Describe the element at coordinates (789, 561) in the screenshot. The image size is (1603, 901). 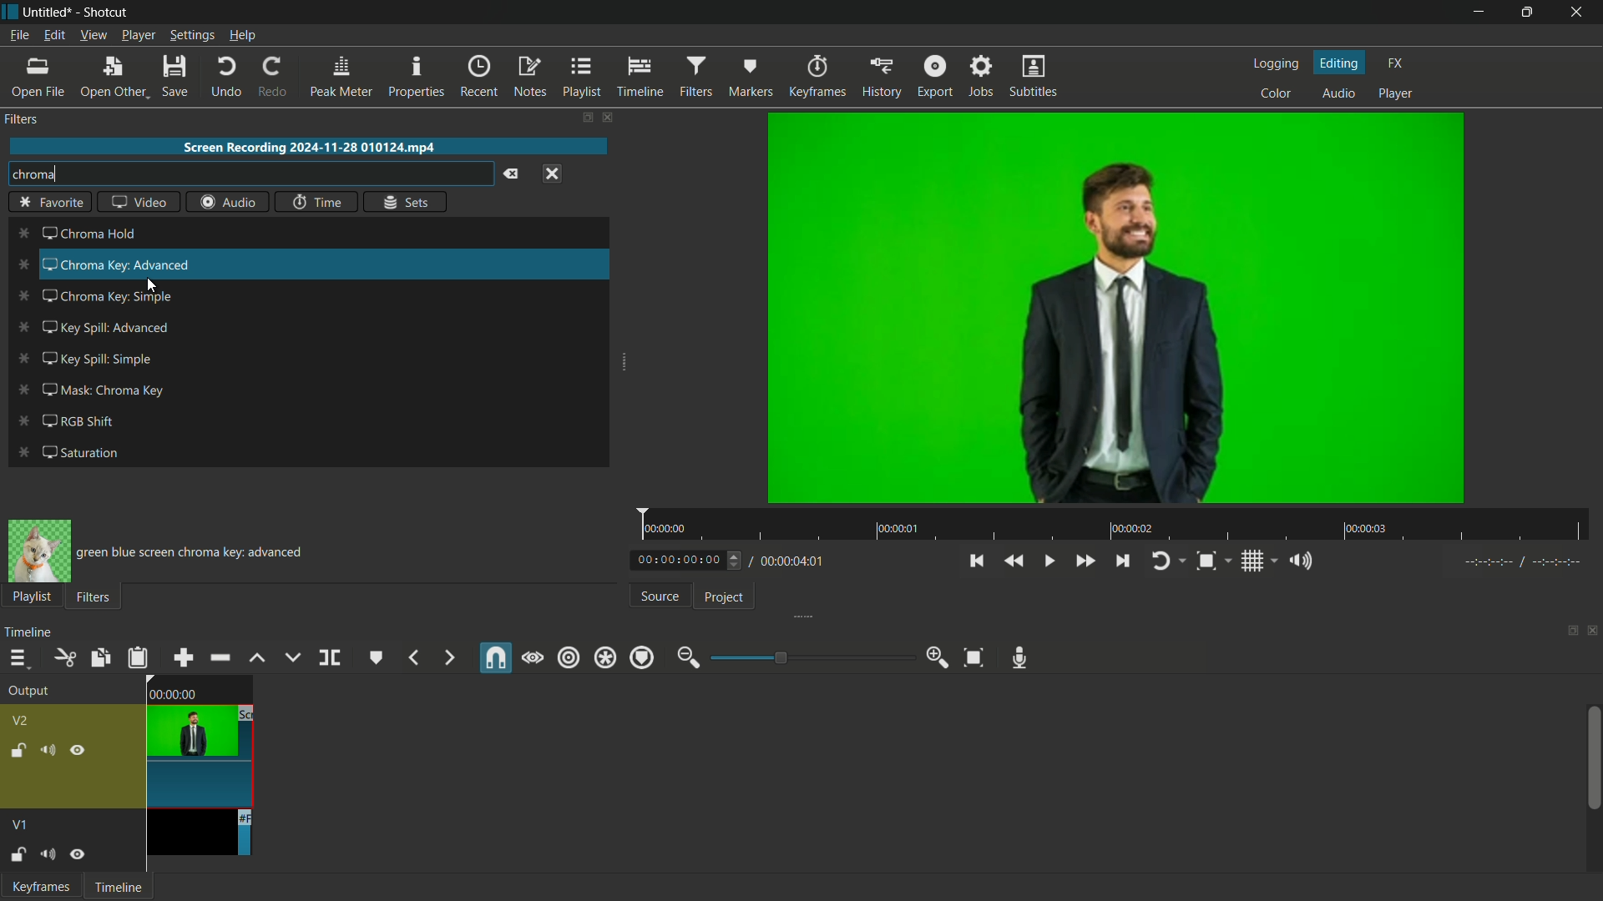
I see `total time` at that location.